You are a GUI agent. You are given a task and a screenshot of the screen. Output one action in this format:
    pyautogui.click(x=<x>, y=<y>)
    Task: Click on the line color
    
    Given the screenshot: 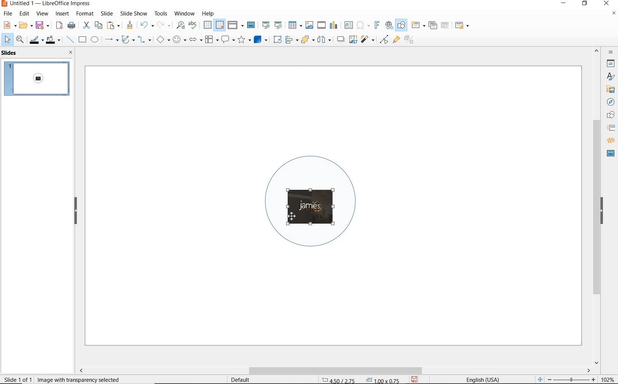 What is the action you would take?
    pyautogui.click(x=36, y=40)
    